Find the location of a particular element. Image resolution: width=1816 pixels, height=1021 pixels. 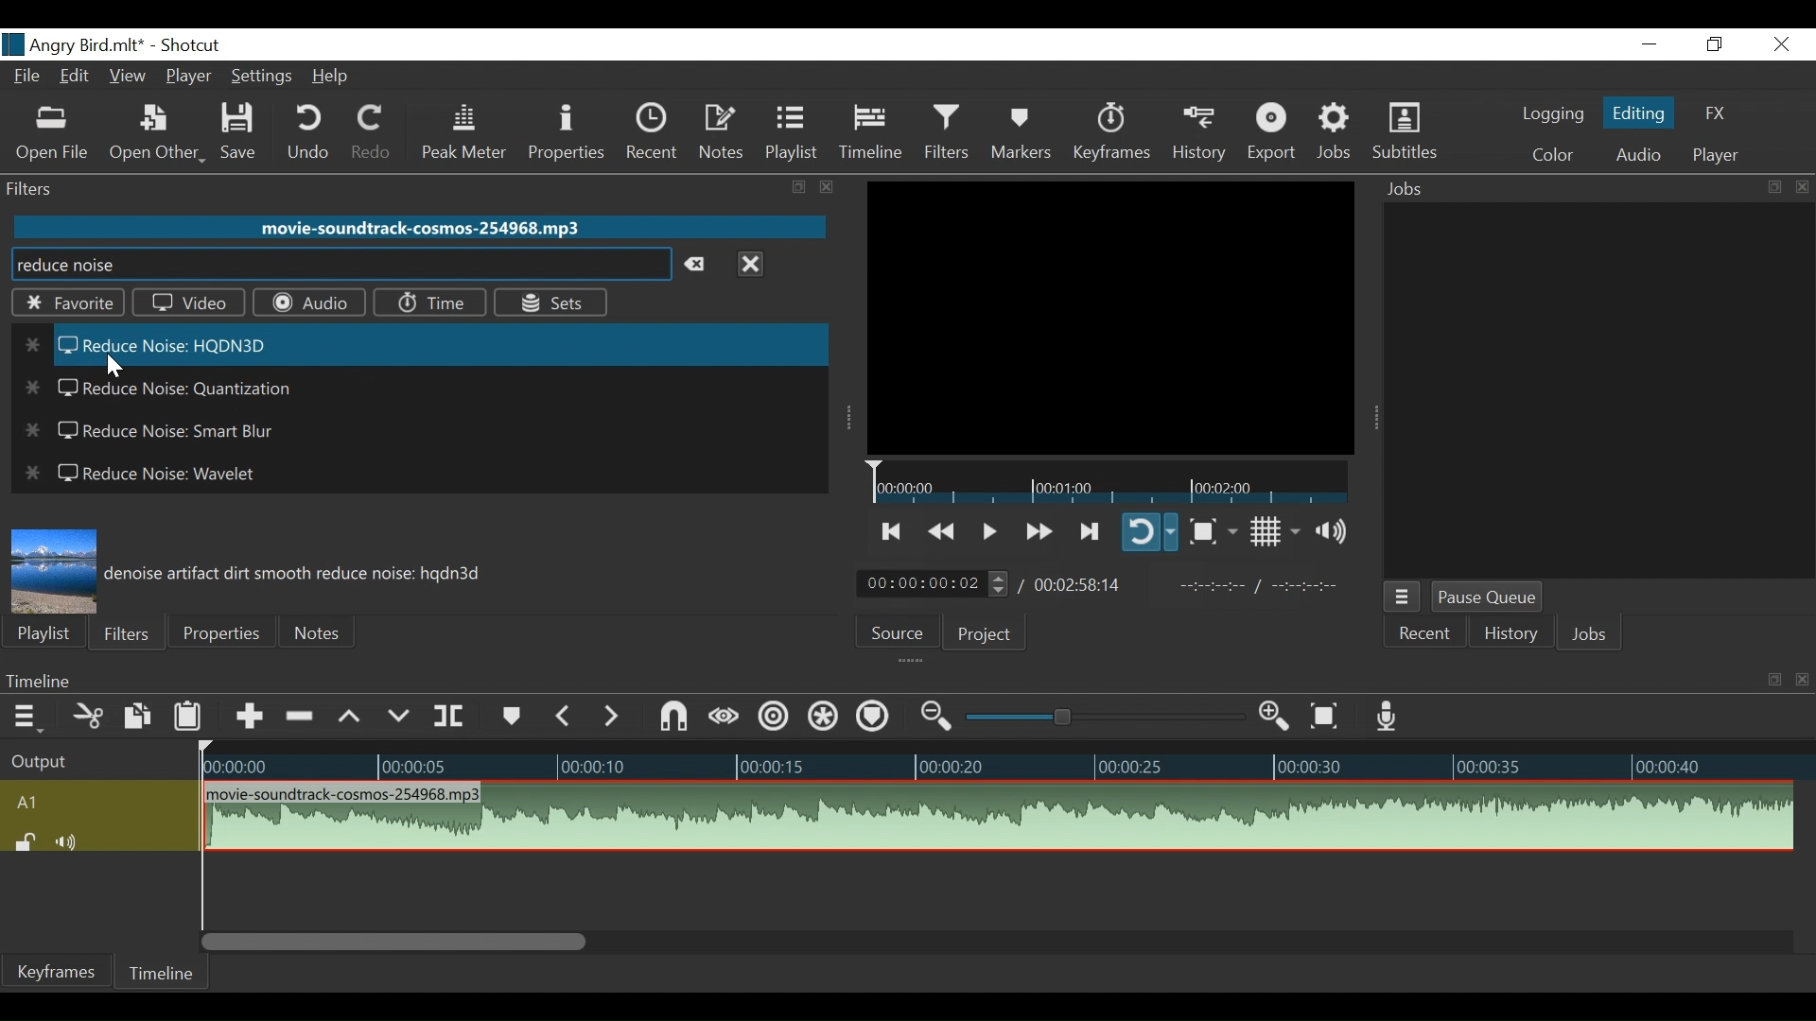

Settings is located at coordinates (259, 77).